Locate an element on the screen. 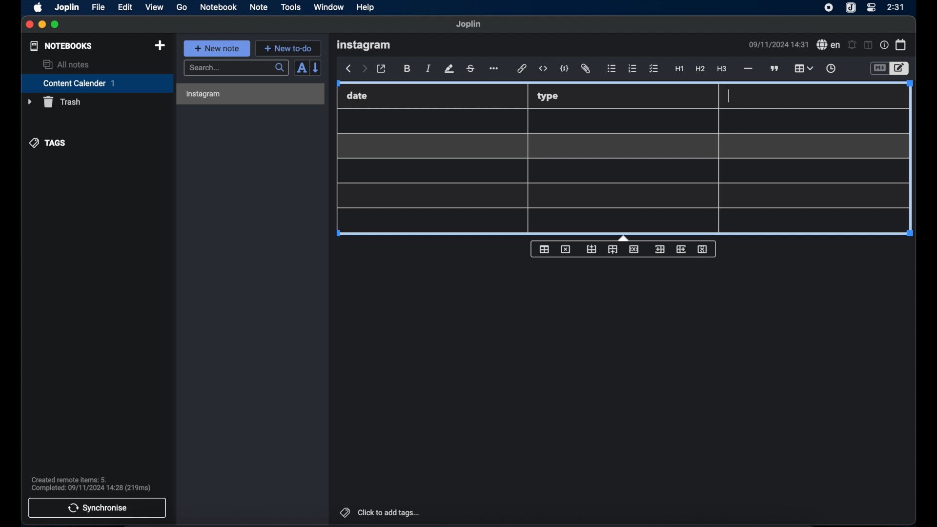  forward is located at coordinates (364, 69).